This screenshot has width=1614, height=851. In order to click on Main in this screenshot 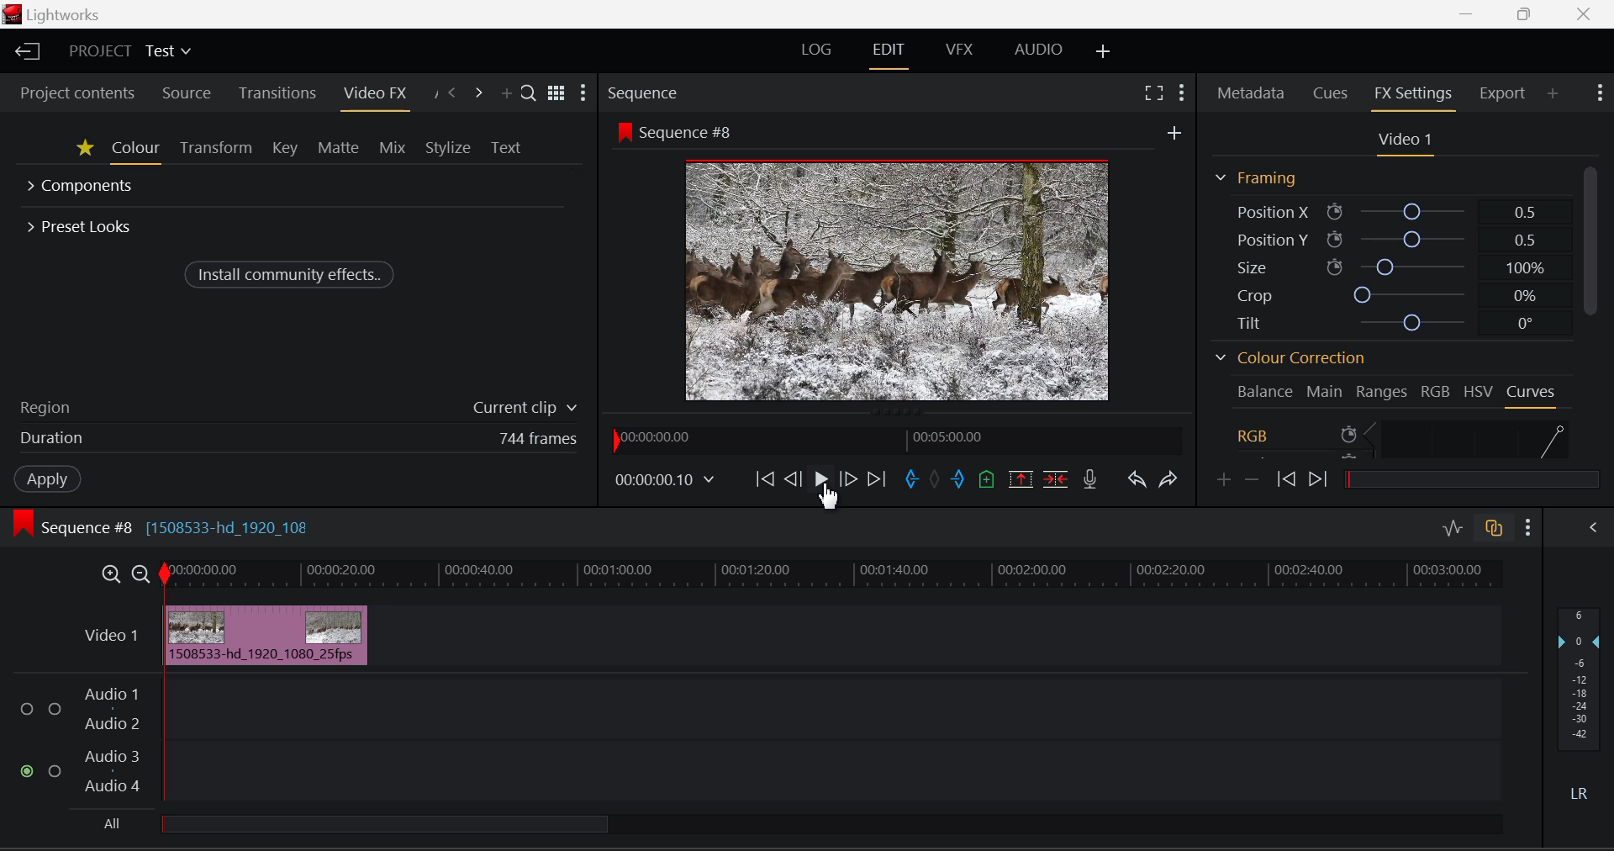, I will do `click(1325, 390)`.